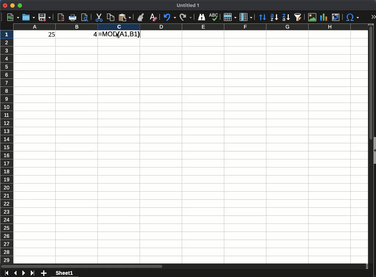  What do you see at coordinates (5, 5) in the screenshot?
I see `close` at bounding box center [5, 5].